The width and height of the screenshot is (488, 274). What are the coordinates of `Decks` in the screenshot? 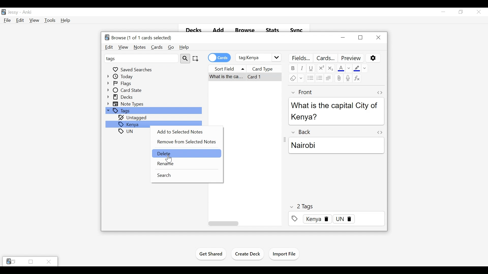 It's located at (121, 97).